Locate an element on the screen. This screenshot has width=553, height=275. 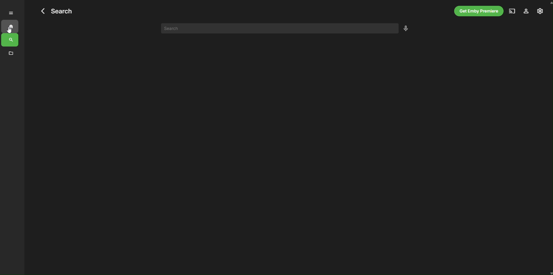
cursor is located at coordinates (10, 30).